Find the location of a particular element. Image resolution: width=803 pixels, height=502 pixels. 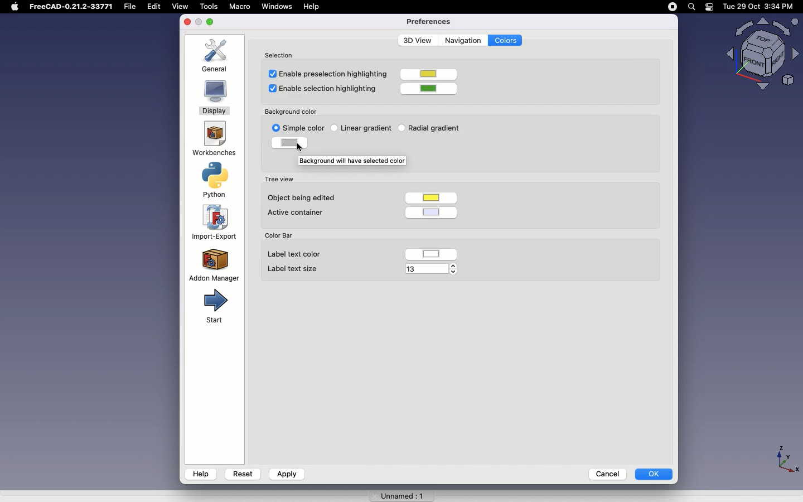

‘Background color is located at coordinates (291, 110).